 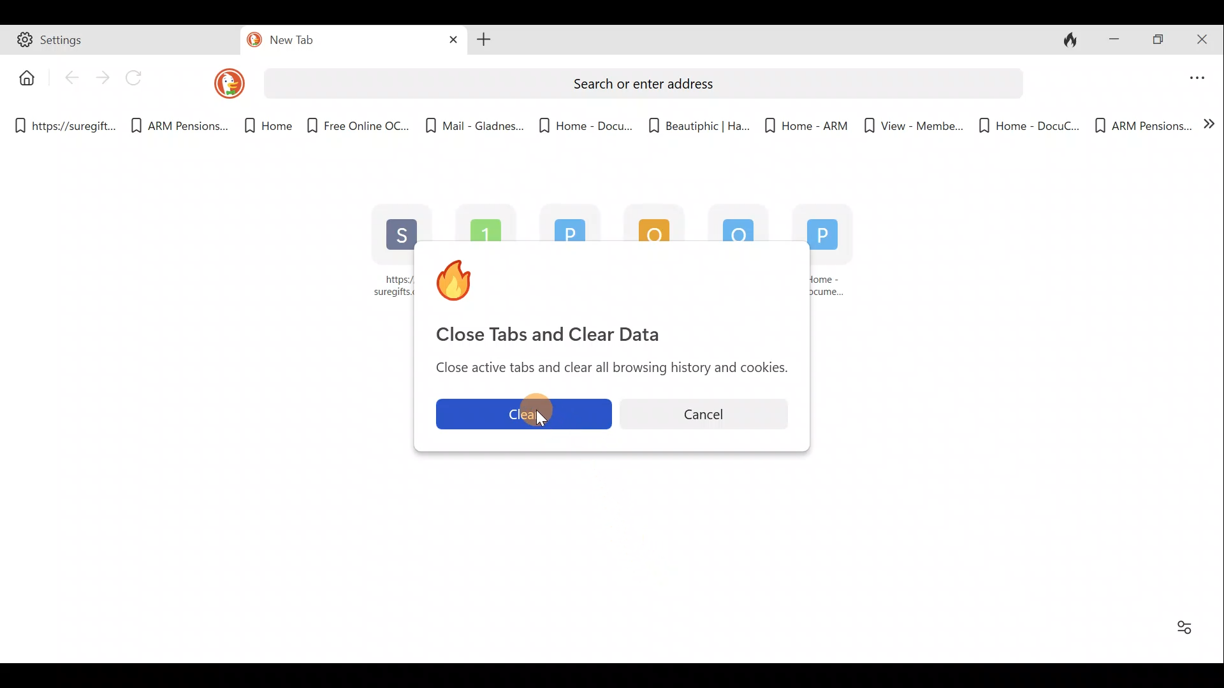 What do you see at coordinates (357, 121) in the screenshot?
I see `Free Online OC...` at bounding box center [357, 121].